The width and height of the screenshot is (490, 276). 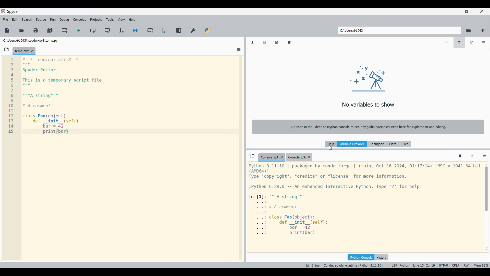 What do you see at coordinates (469, 30) in the screenshot?
I see `Browse working directory` at bounding box center [469, 30].